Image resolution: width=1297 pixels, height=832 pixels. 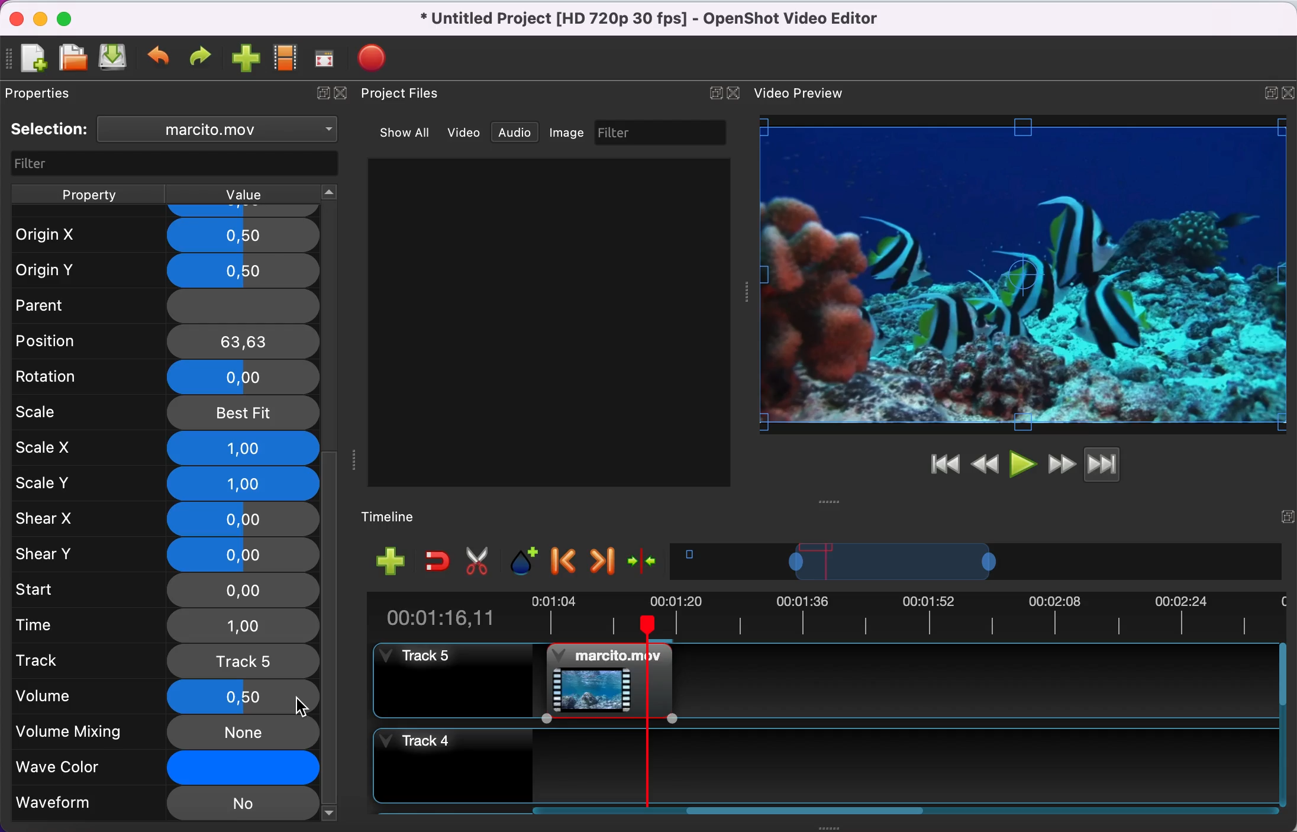 I want to click on close, so click(x=737, y=92).